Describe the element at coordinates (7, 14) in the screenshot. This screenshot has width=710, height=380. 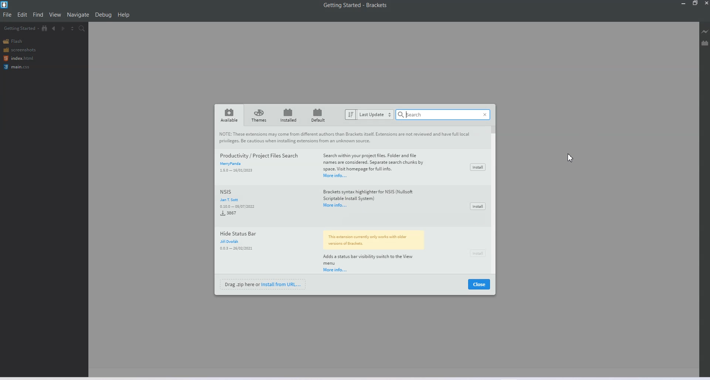
I see `File` at that location.